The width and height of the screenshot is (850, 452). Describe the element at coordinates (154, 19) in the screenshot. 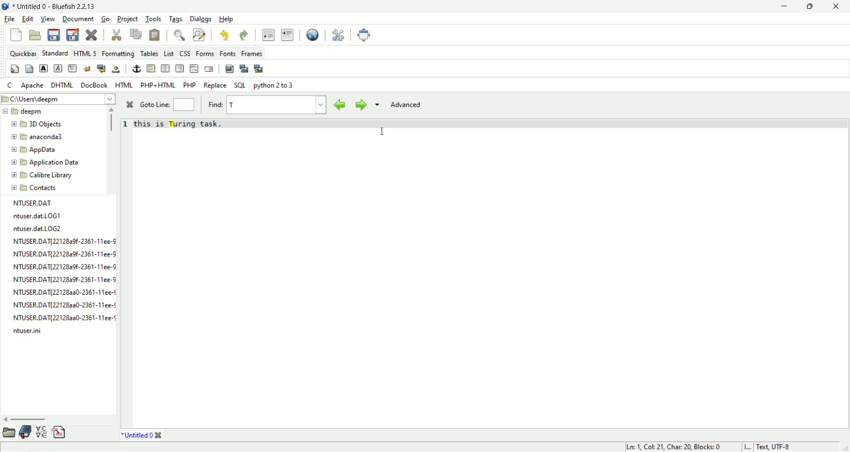

I see `tools` at that location.